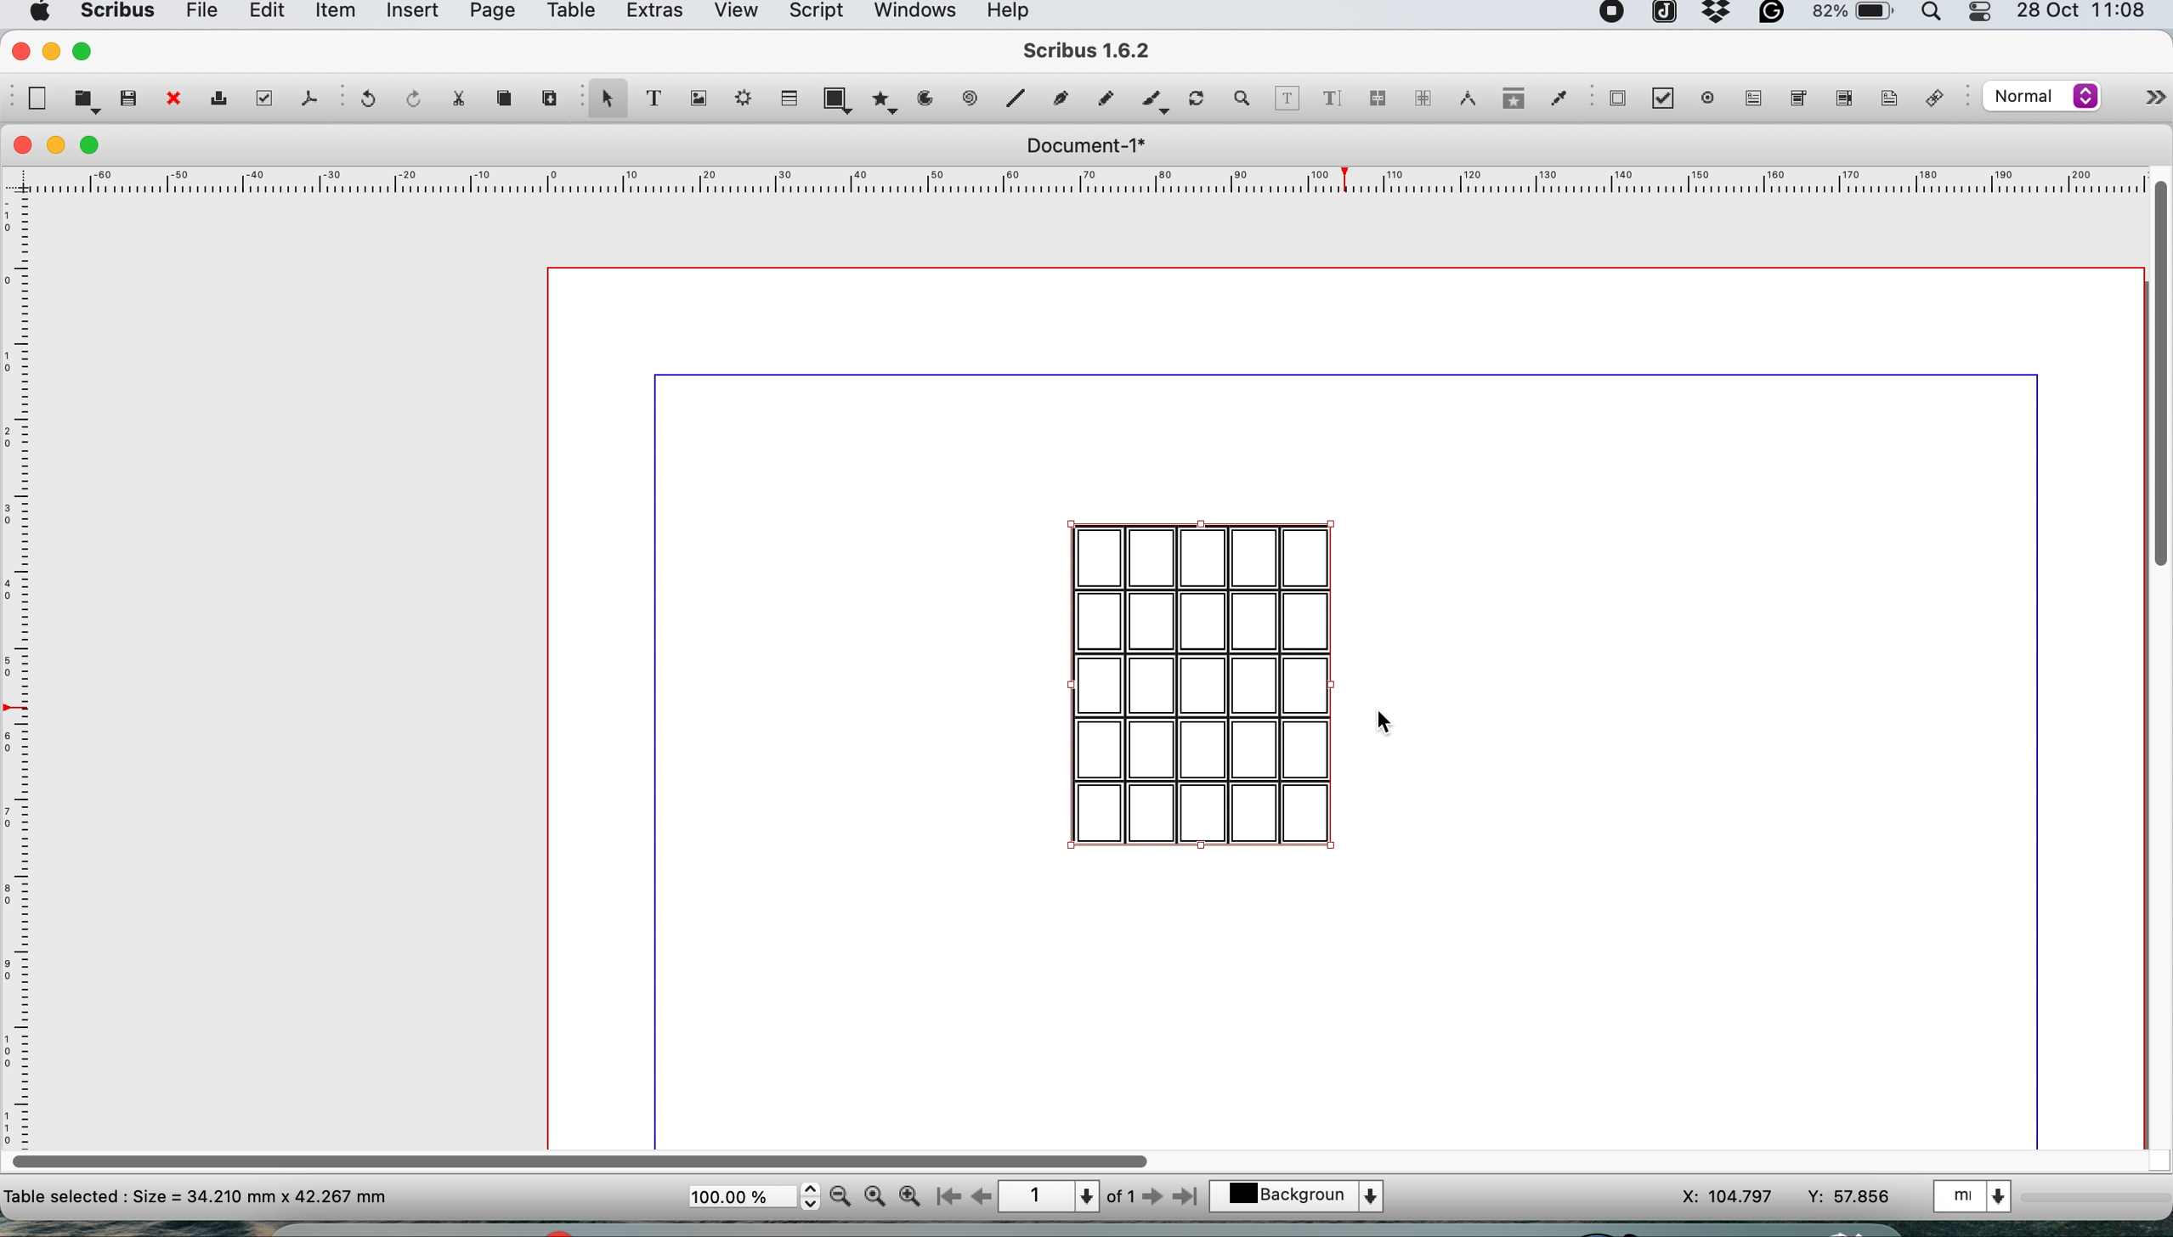 This screenshot has width=2173, height=1237. Describe the element at coordinates (1203, 685) in the screenshot. I see `edited table with added row and columns` at that location.